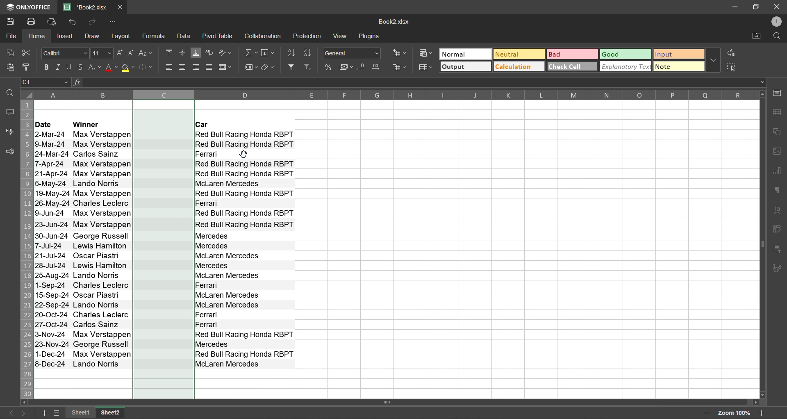 Image resolution: width=787 pixels, height=419 pixels. Describe the element at coordinates (677, 54) in the screenshot. I see `input` at that location.